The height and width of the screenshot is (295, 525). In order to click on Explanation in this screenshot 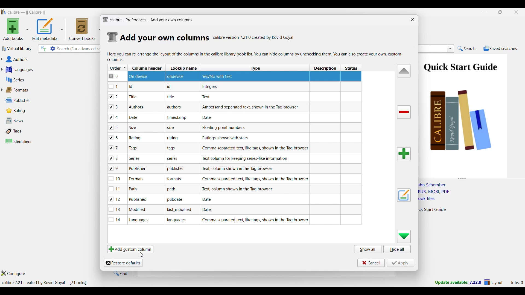, I will do `click(224, 128)`.